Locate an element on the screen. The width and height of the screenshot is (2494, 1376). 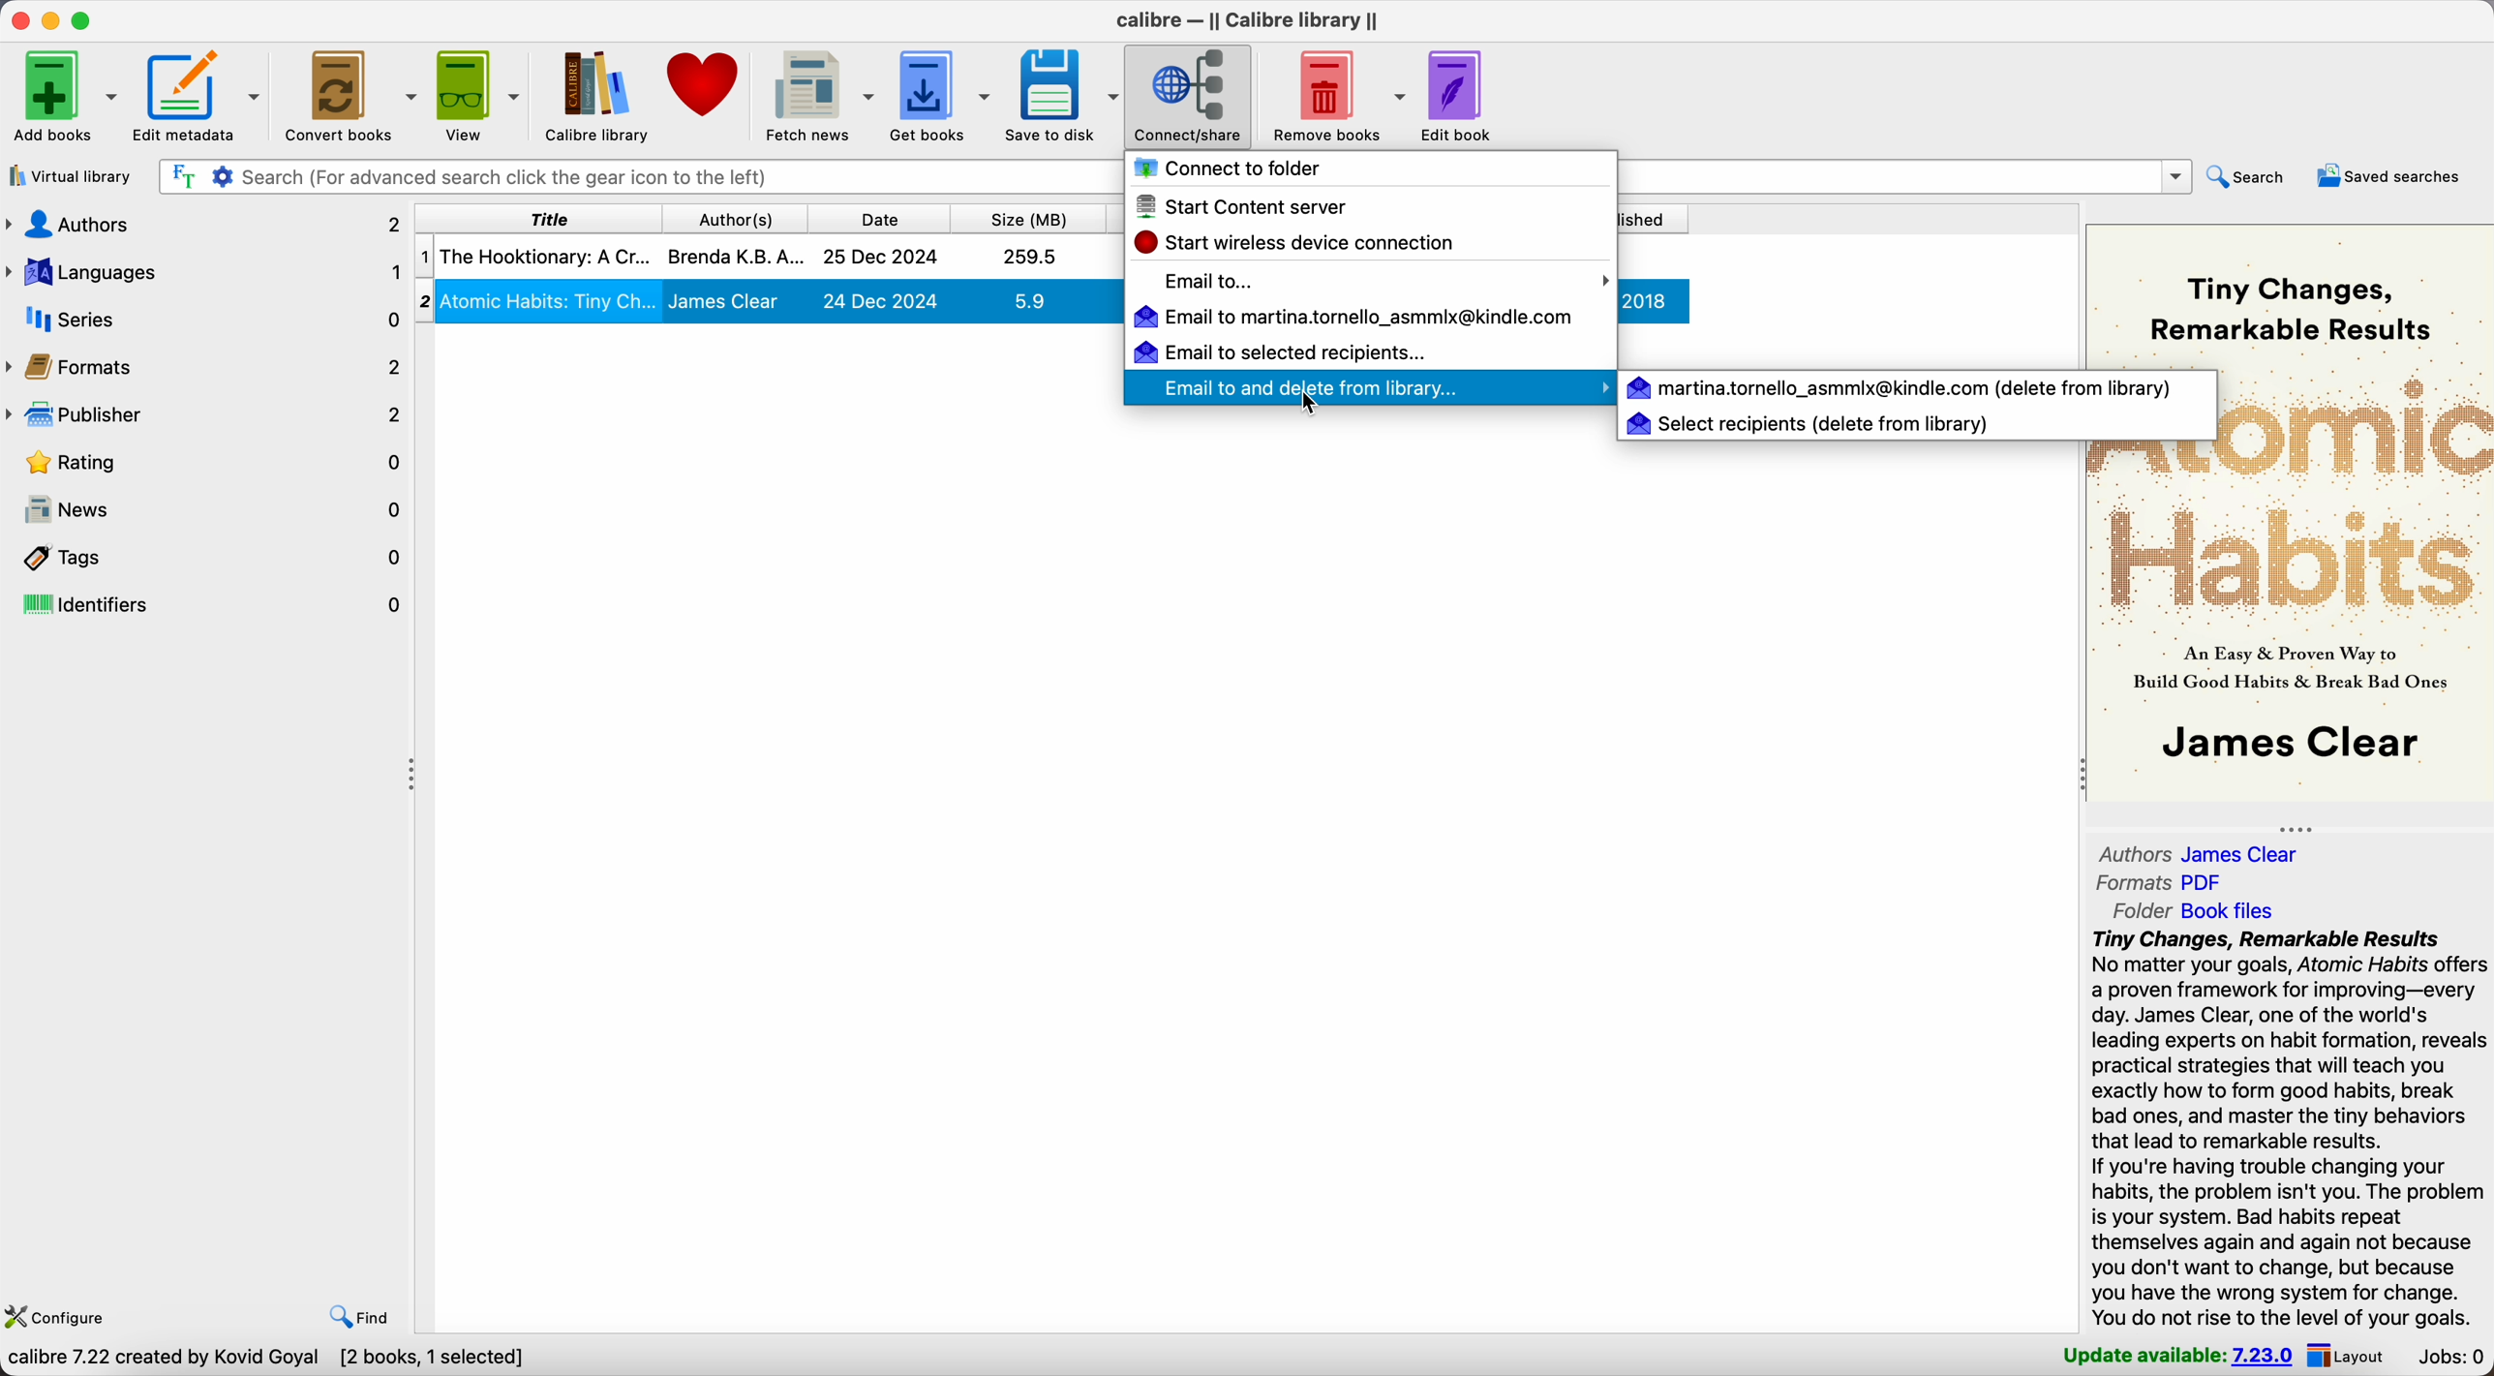
languages is located at coordinates (204, 274).